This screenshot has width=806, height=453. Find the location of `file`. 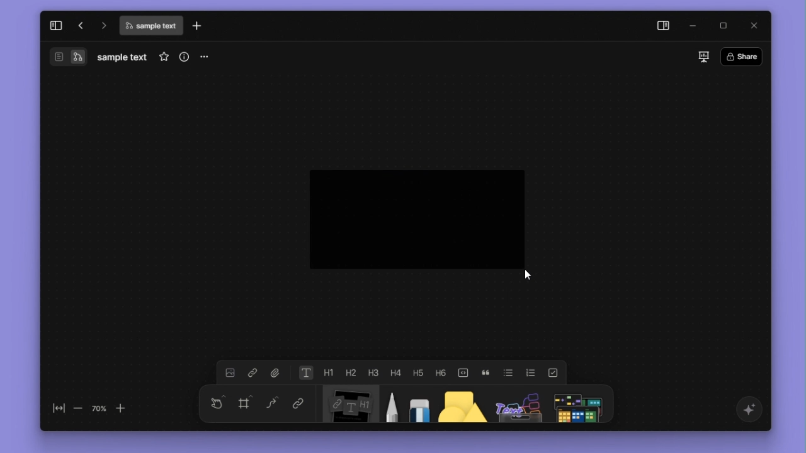

file is located at coordinates (275, 372).